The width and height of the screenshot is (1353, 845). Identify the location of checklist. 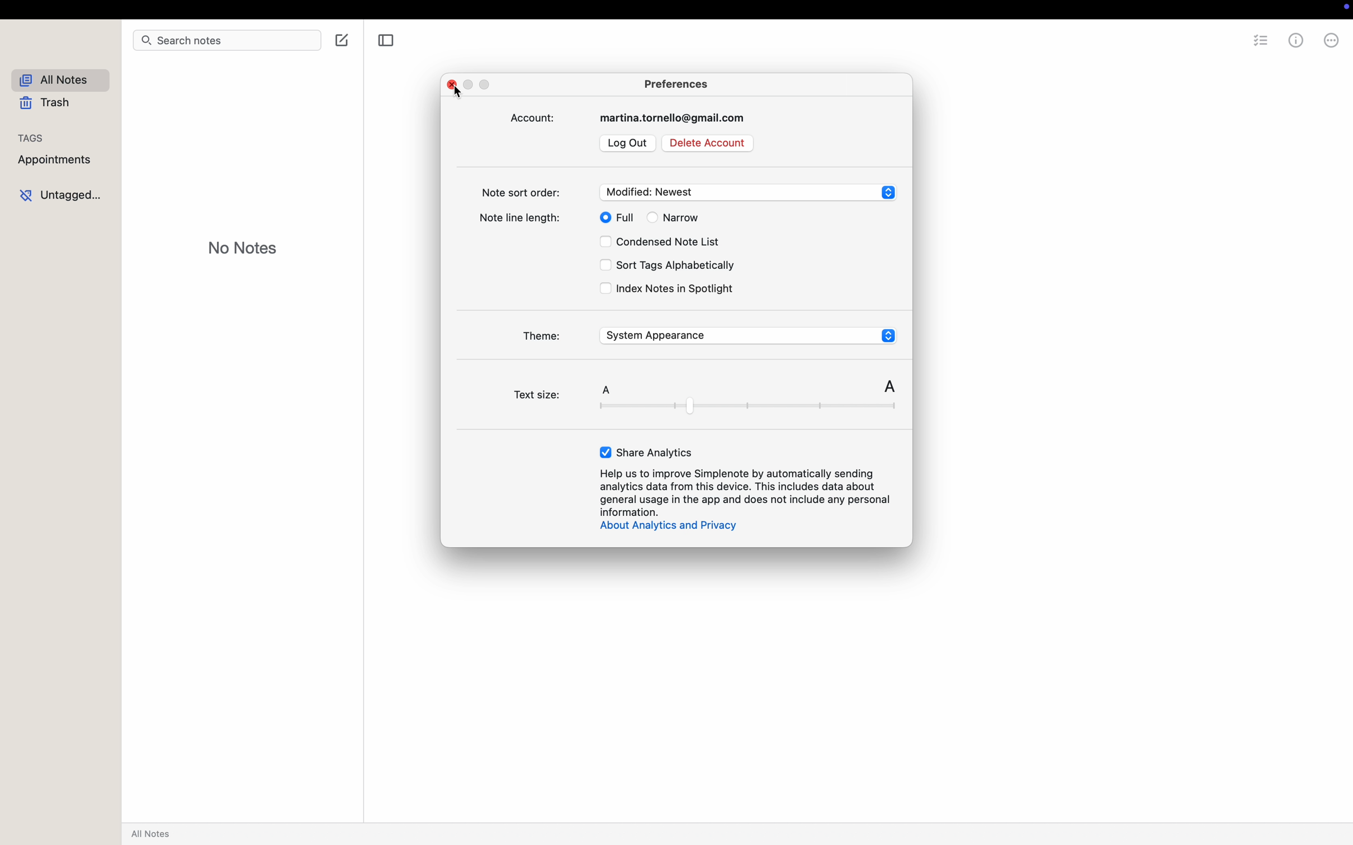
(1259, 43).